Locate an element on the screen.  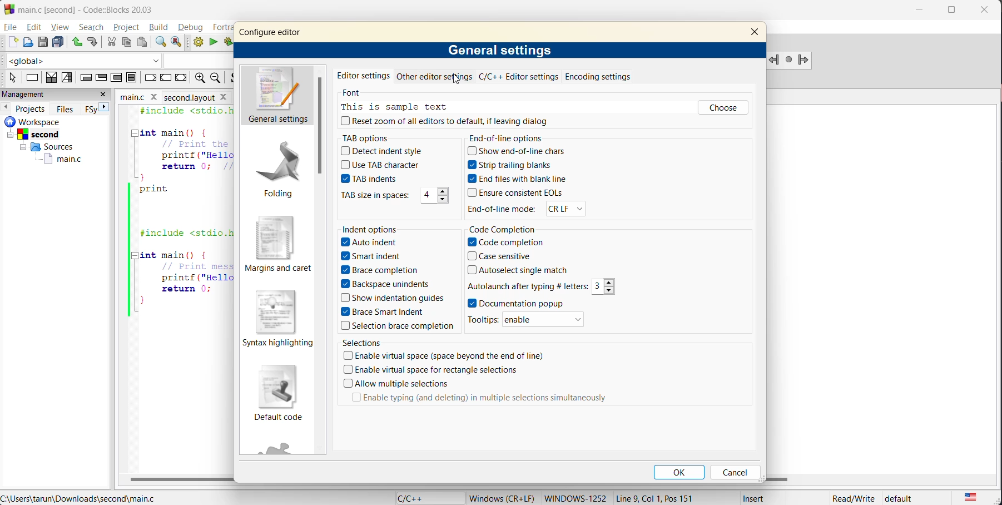
copy is located at coordinates (127, 43).